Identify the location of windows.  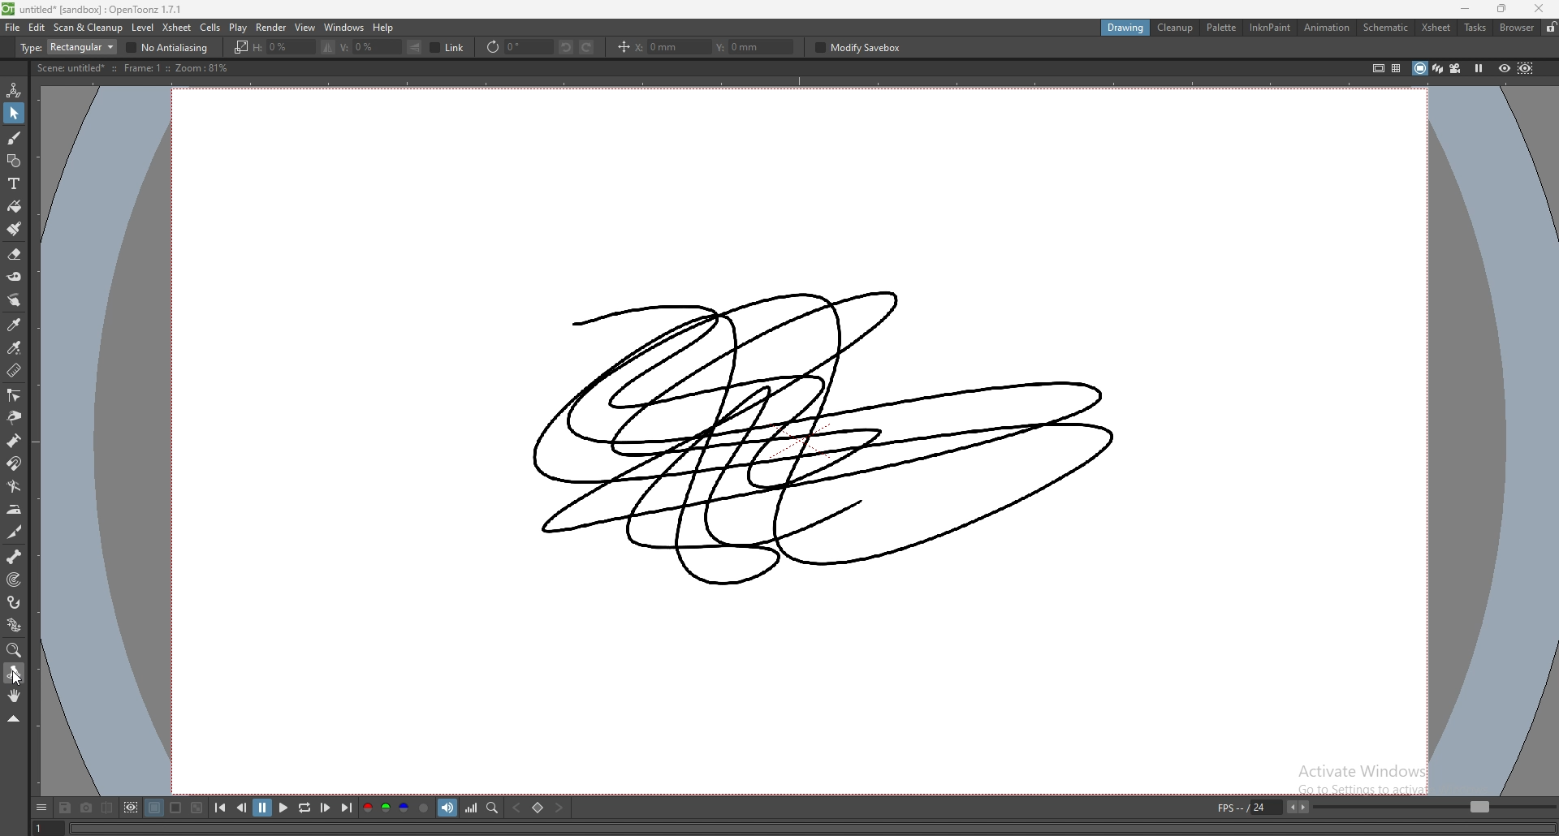
(343, 27).